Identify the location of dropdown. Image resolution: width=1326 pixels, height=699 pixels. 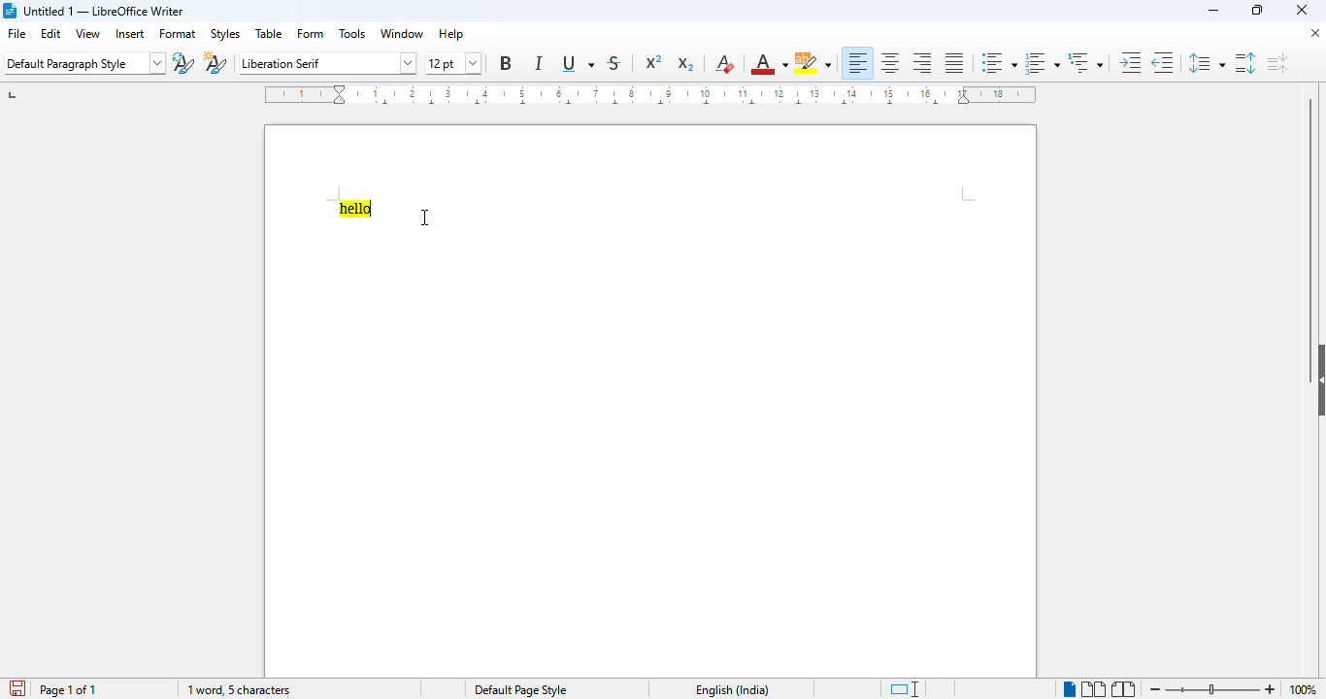
(476, 63).